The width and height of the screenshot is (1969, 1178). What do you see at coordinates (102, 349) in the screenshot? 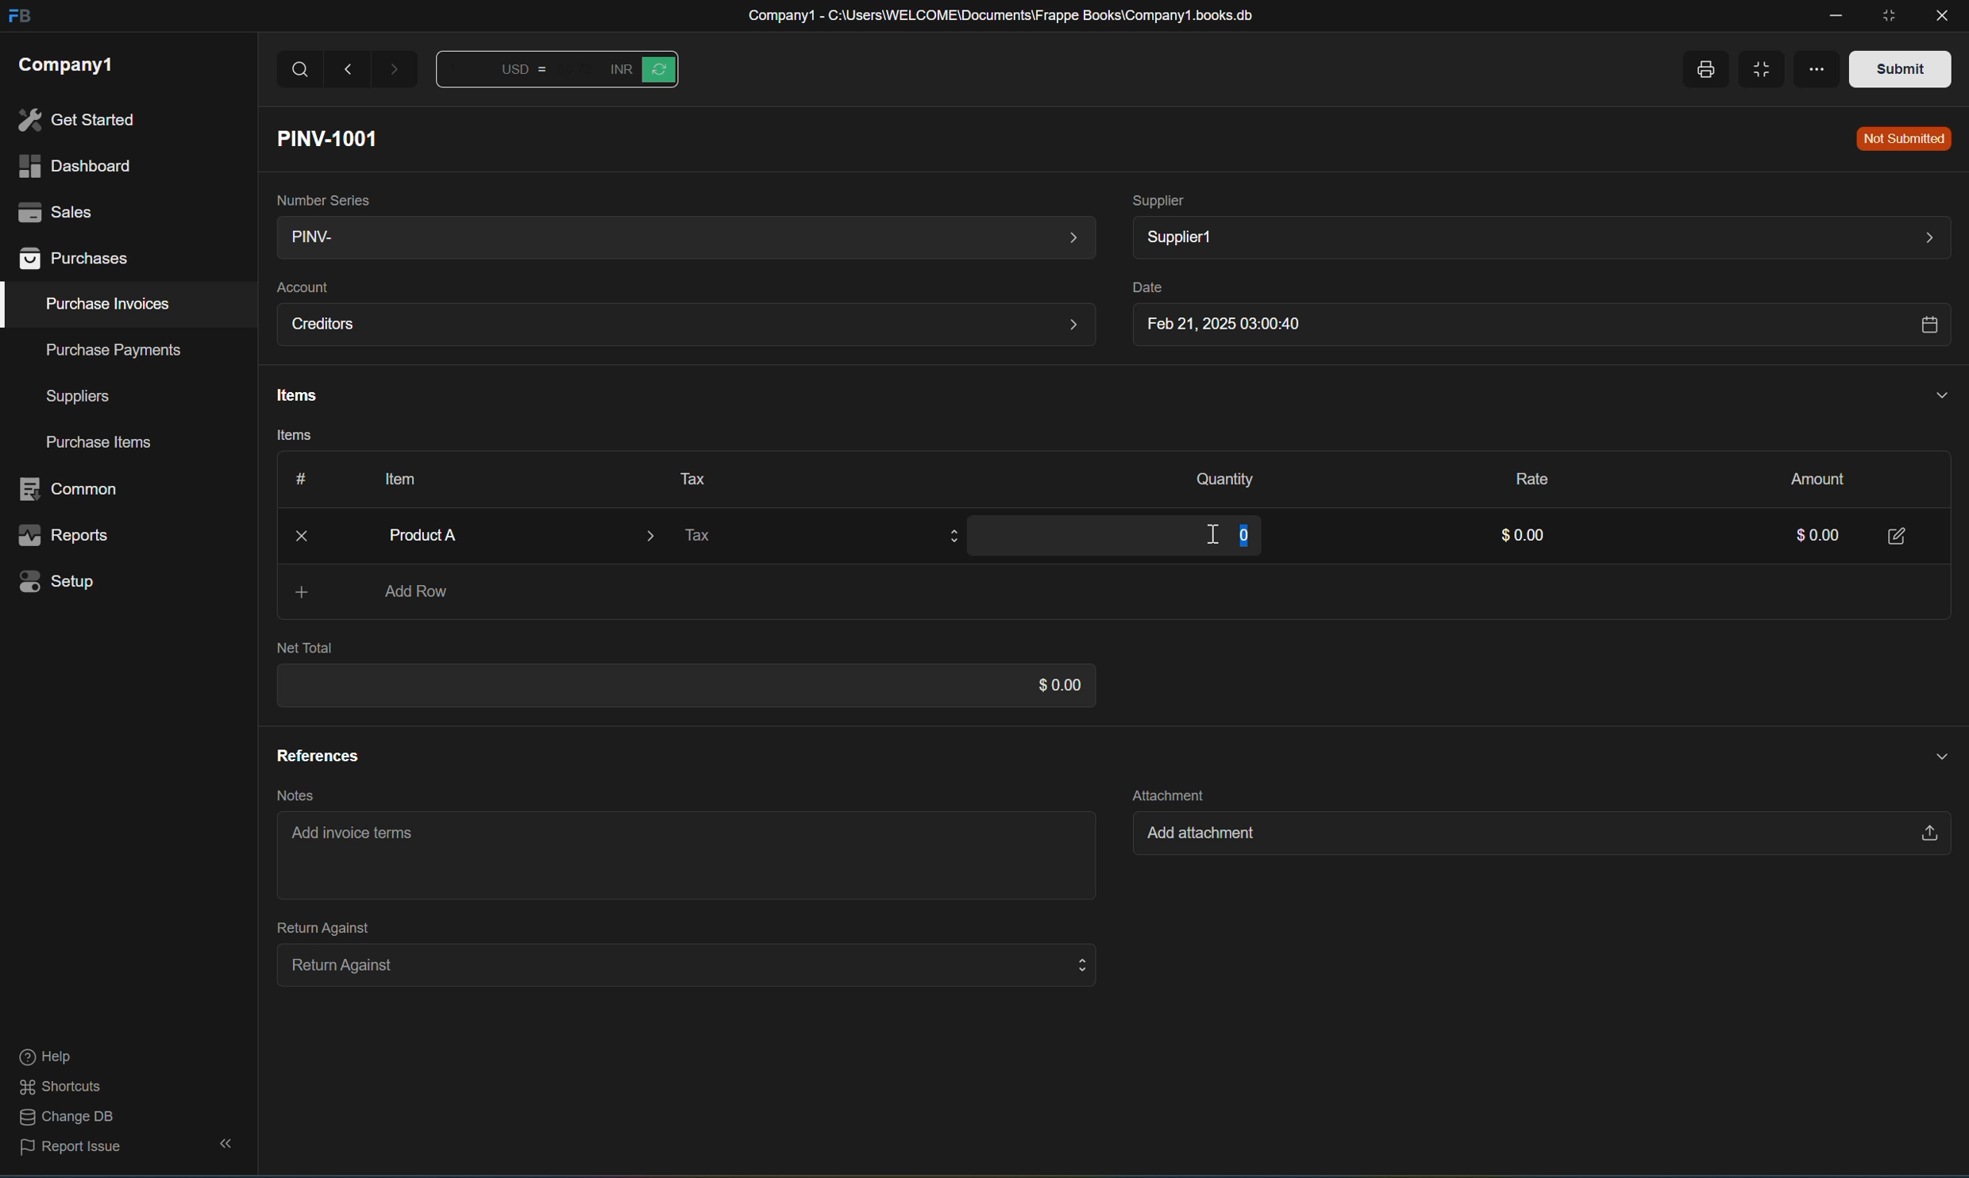
I see `purchase payments` at bounding box center [102, 349].